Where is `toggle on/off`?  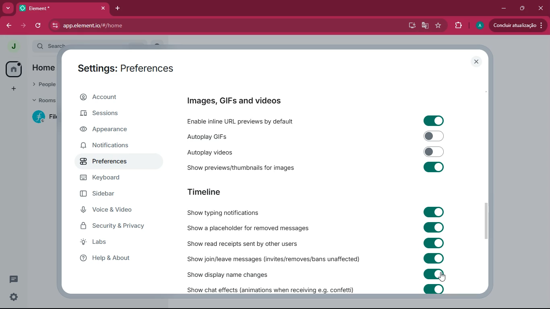 toggle on/off is located at coordinates (434, 258).